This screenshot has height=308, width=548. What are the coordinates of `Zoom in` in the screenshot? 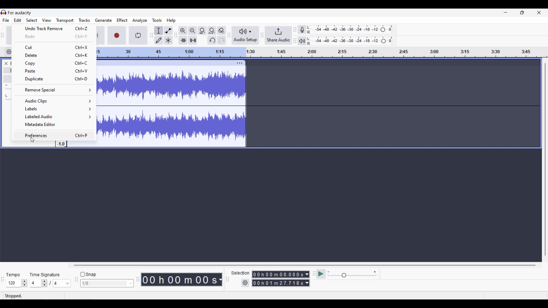 It's located at (183, 31).